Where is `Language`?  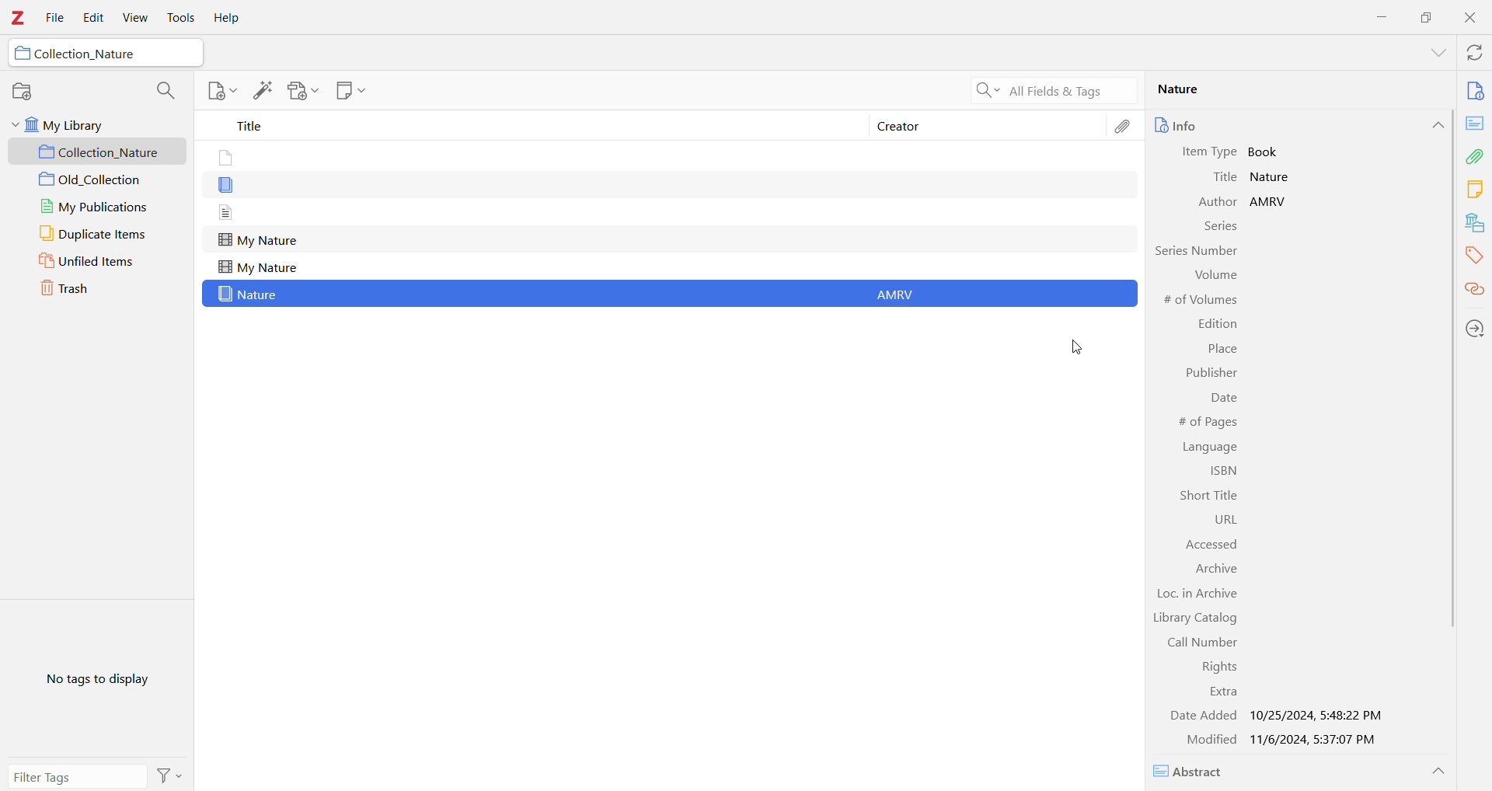
Language is located at coordinates (1212, 447).